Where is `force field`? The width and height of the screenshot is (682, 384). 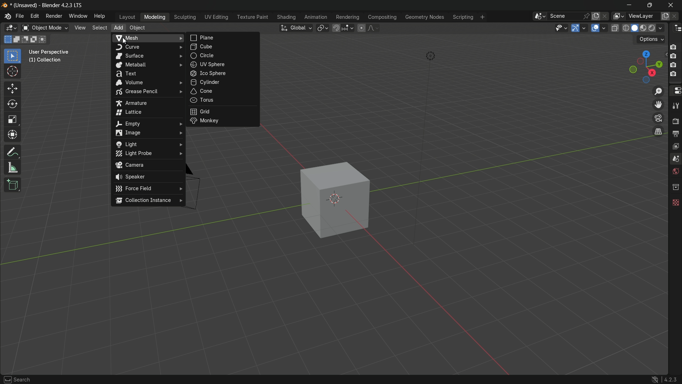 force field is located at coordinates (148, 189).